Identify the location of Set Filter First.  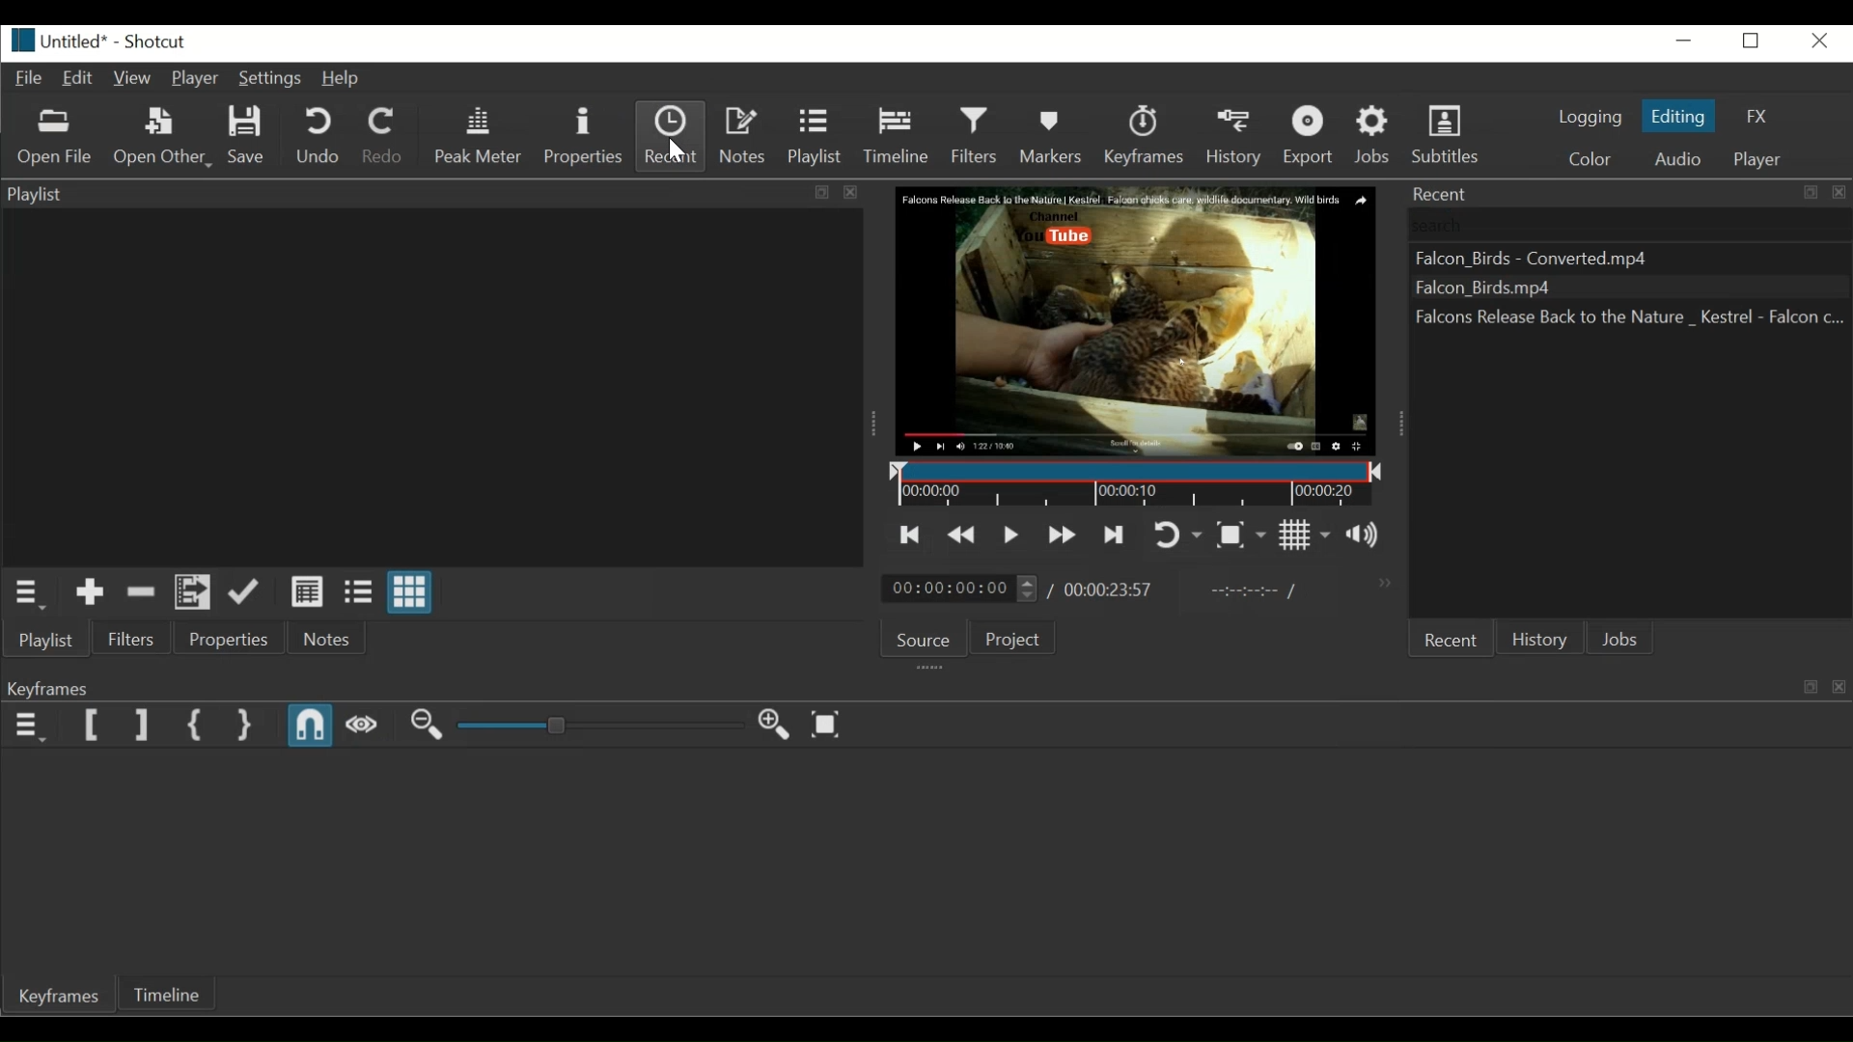
(91, 727).